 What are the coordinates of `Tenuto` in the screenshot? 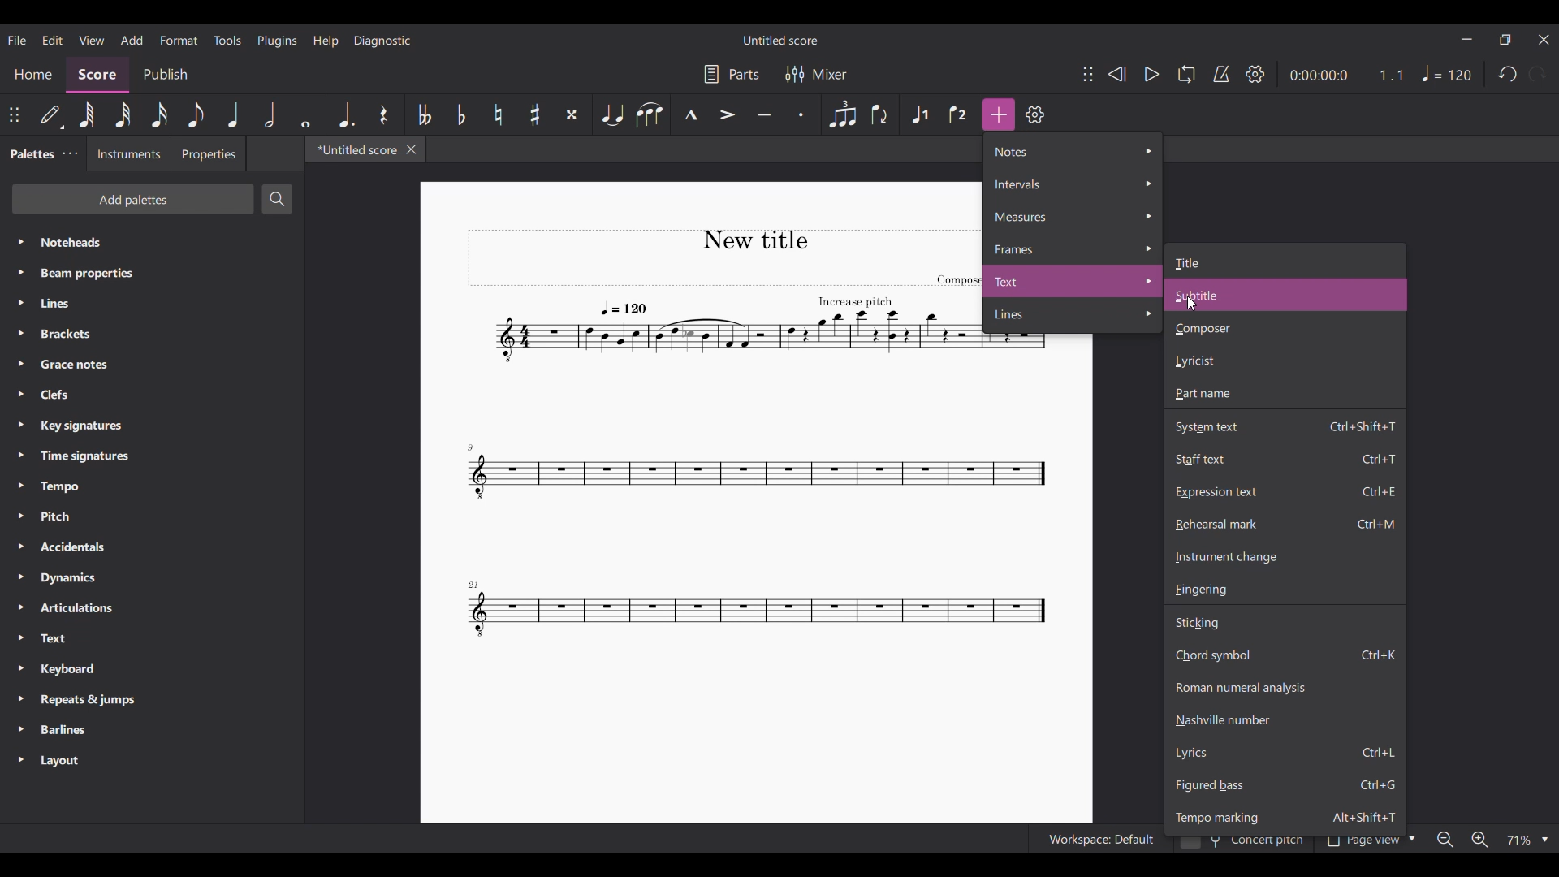 It's located at (764, 115).